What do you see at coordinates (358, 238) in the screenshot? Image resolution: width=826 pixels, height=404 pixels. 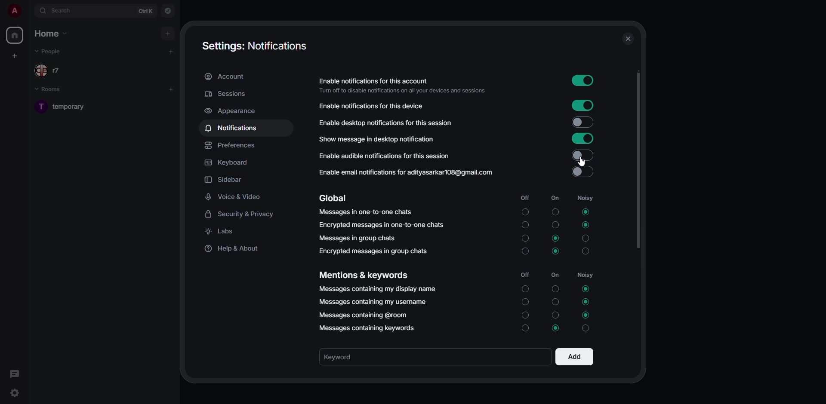 I see `messages in group chat` at bounding box center [358, 238].